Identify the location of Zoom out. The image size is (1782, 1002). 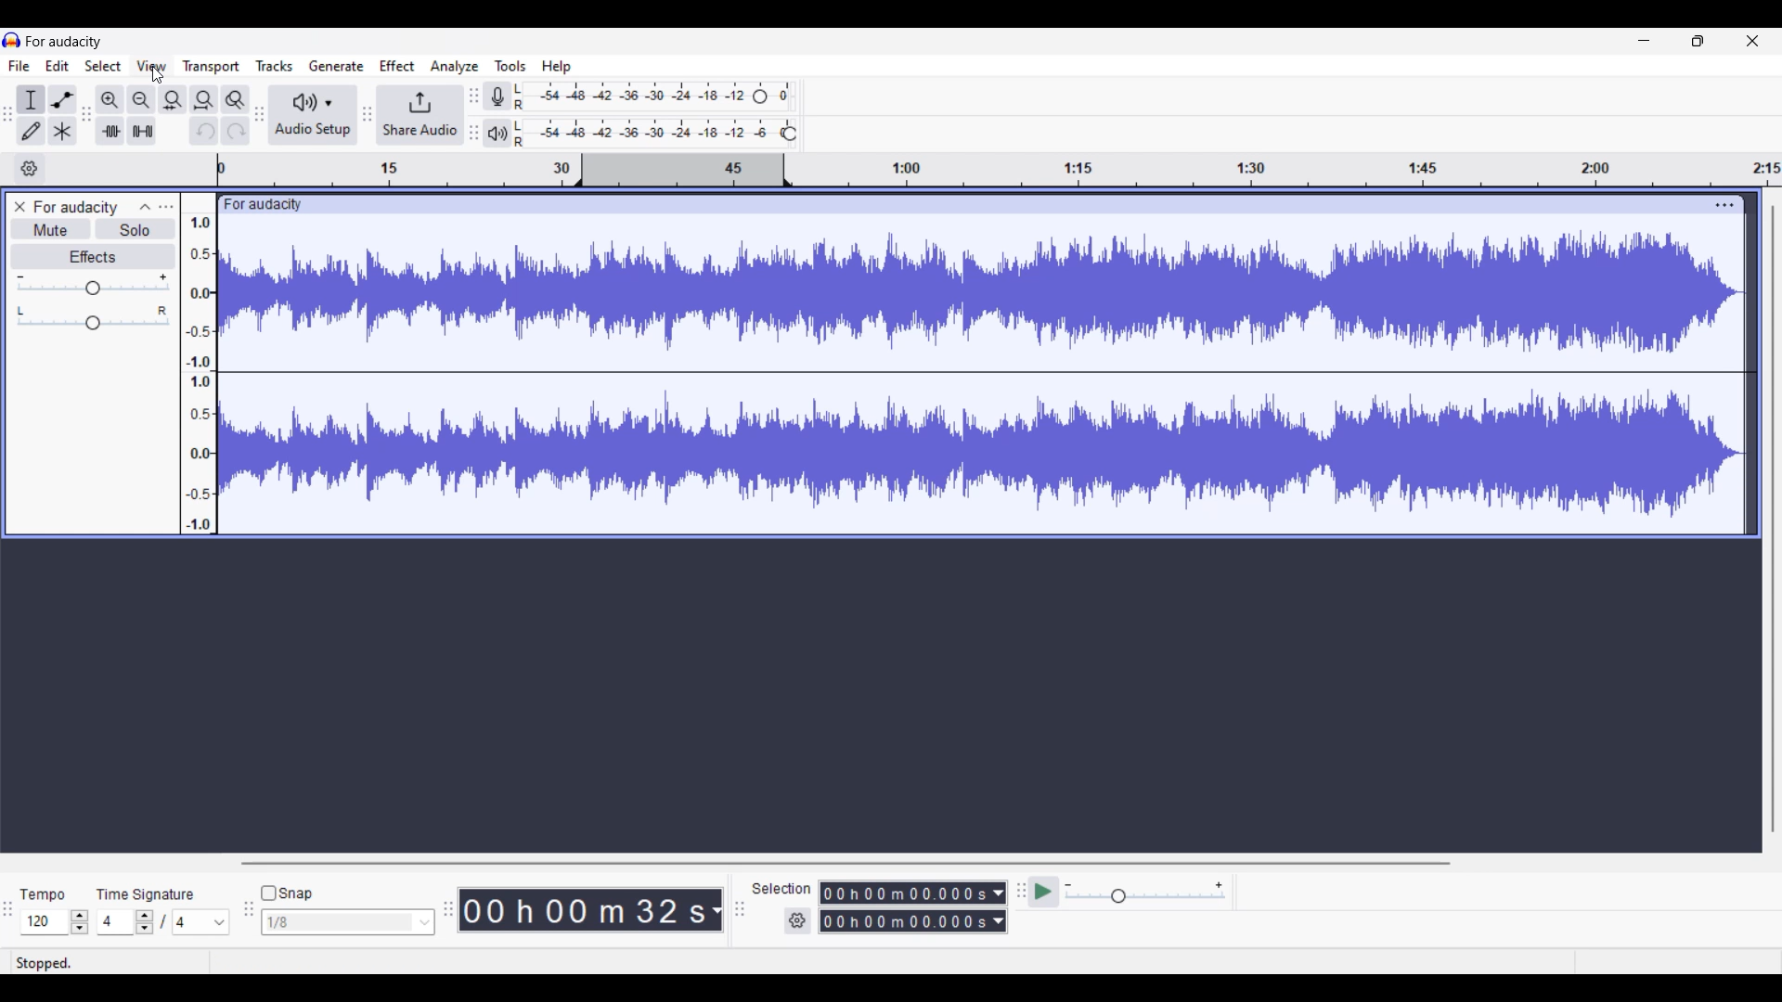
(142, 100).